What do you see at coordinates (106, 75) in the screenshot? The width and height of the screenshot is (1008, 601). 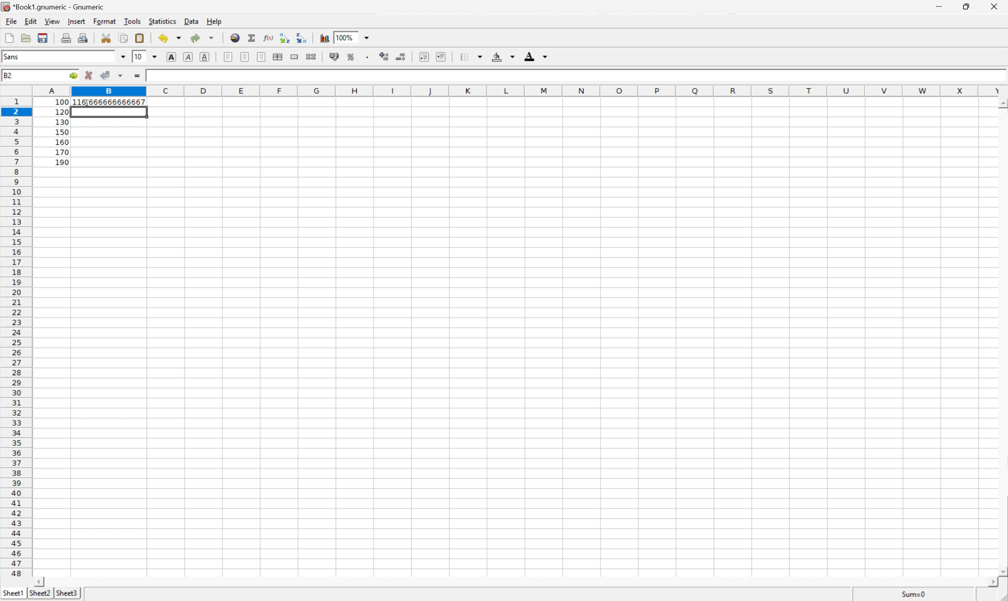 I see `Accept changes` at bounding box center [106, 75].